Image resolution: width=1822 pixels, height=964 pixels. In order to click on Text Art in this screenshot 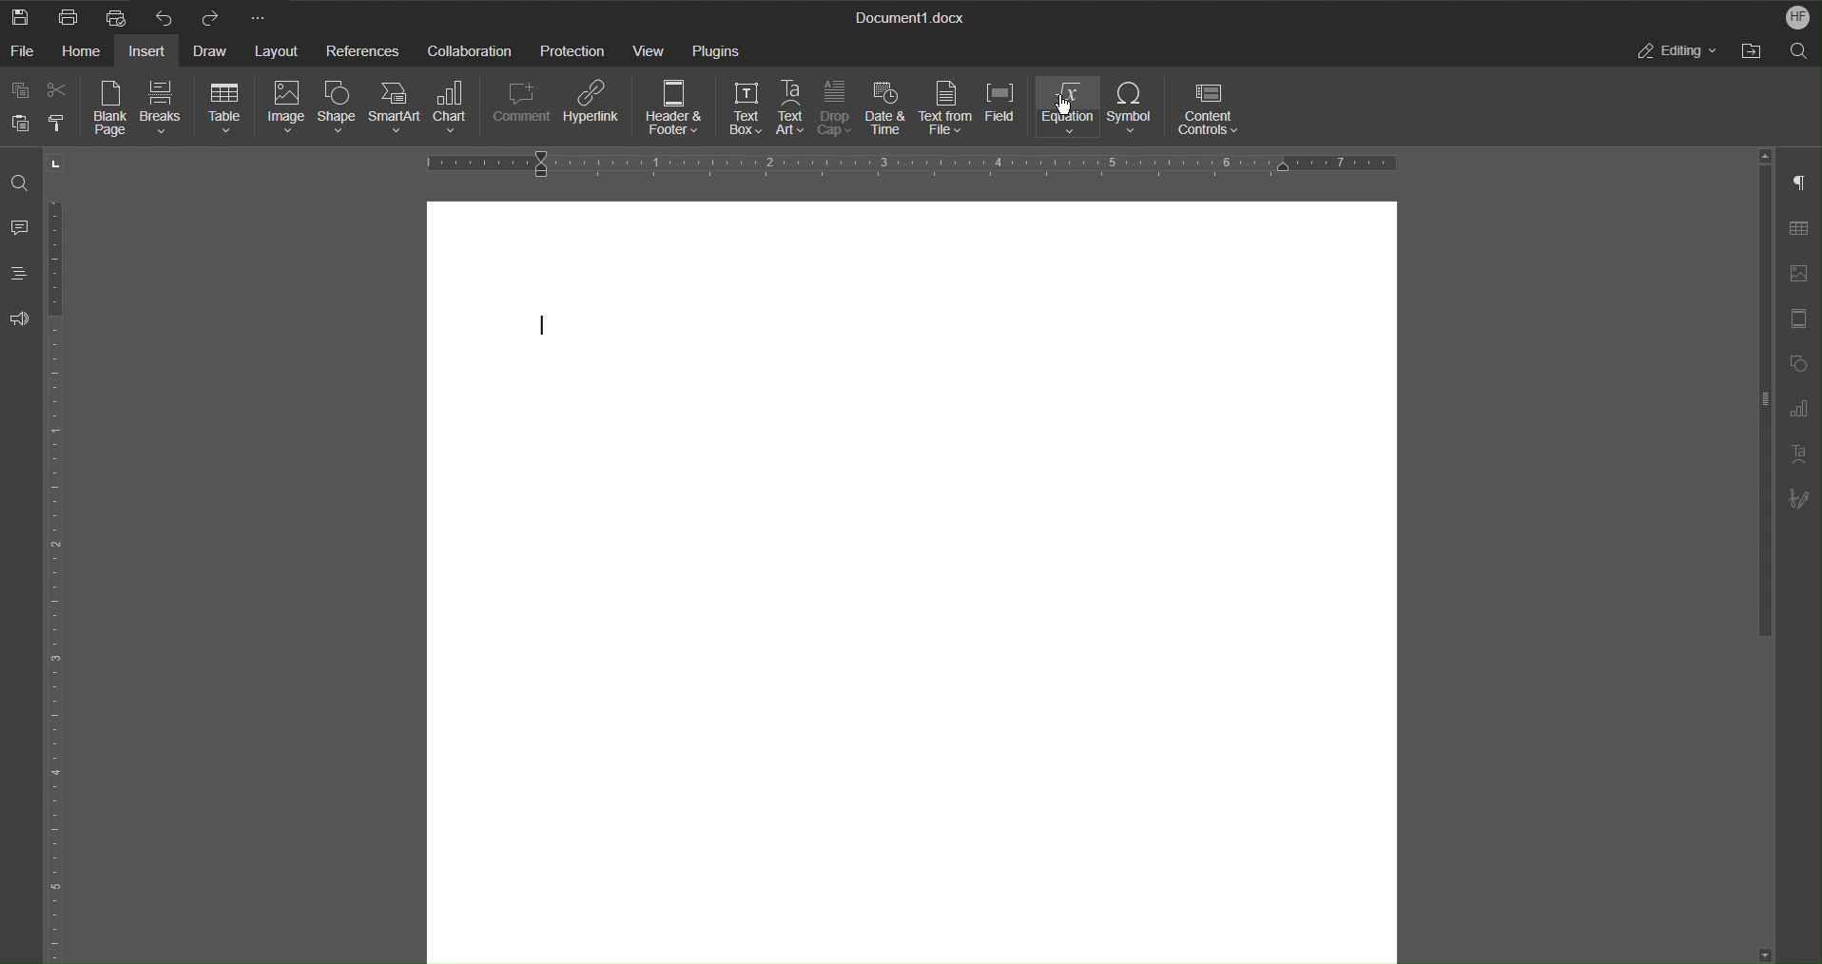, I will do `click(791, 110)`.